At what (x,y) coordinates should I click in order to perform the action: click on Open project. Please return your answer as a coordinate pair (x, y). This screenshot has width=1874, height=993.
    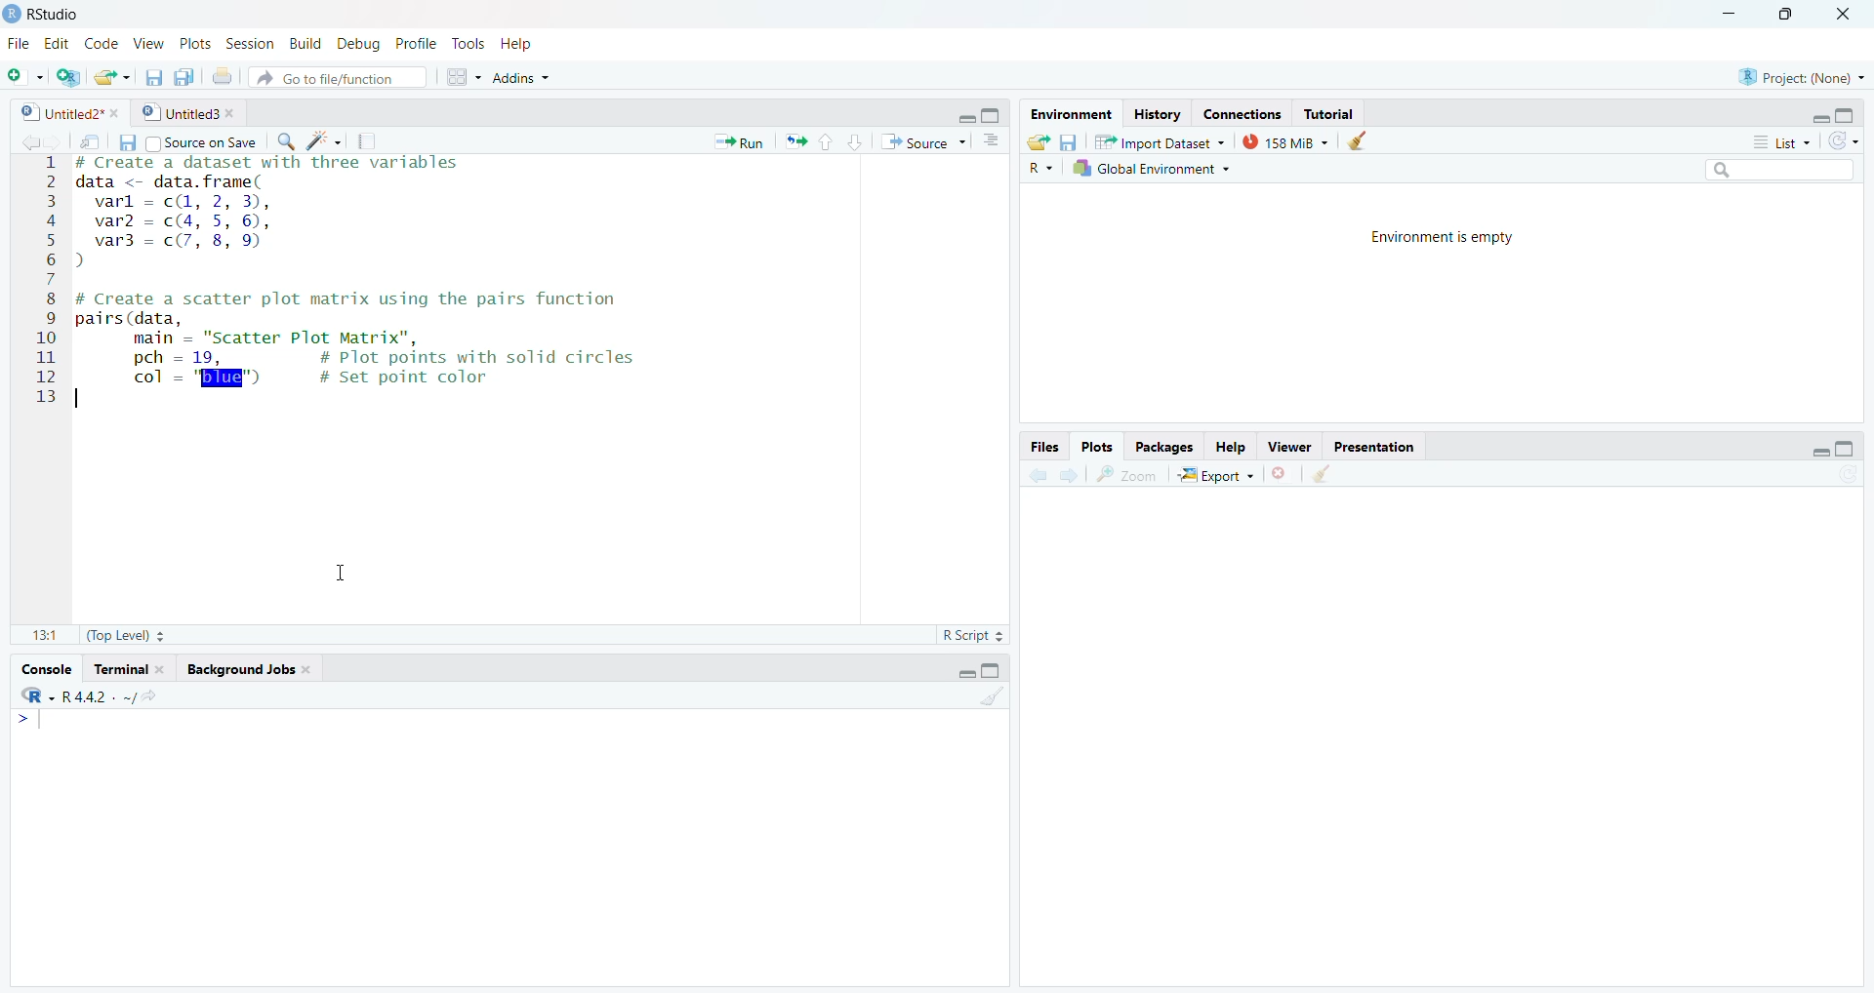
    Looking at the image, I should click on (112, 73).